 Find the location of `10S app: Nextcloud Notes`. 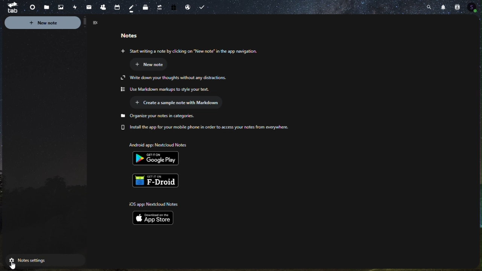

10S app: Nextcloud Notes is located at coordinates (154, 204).